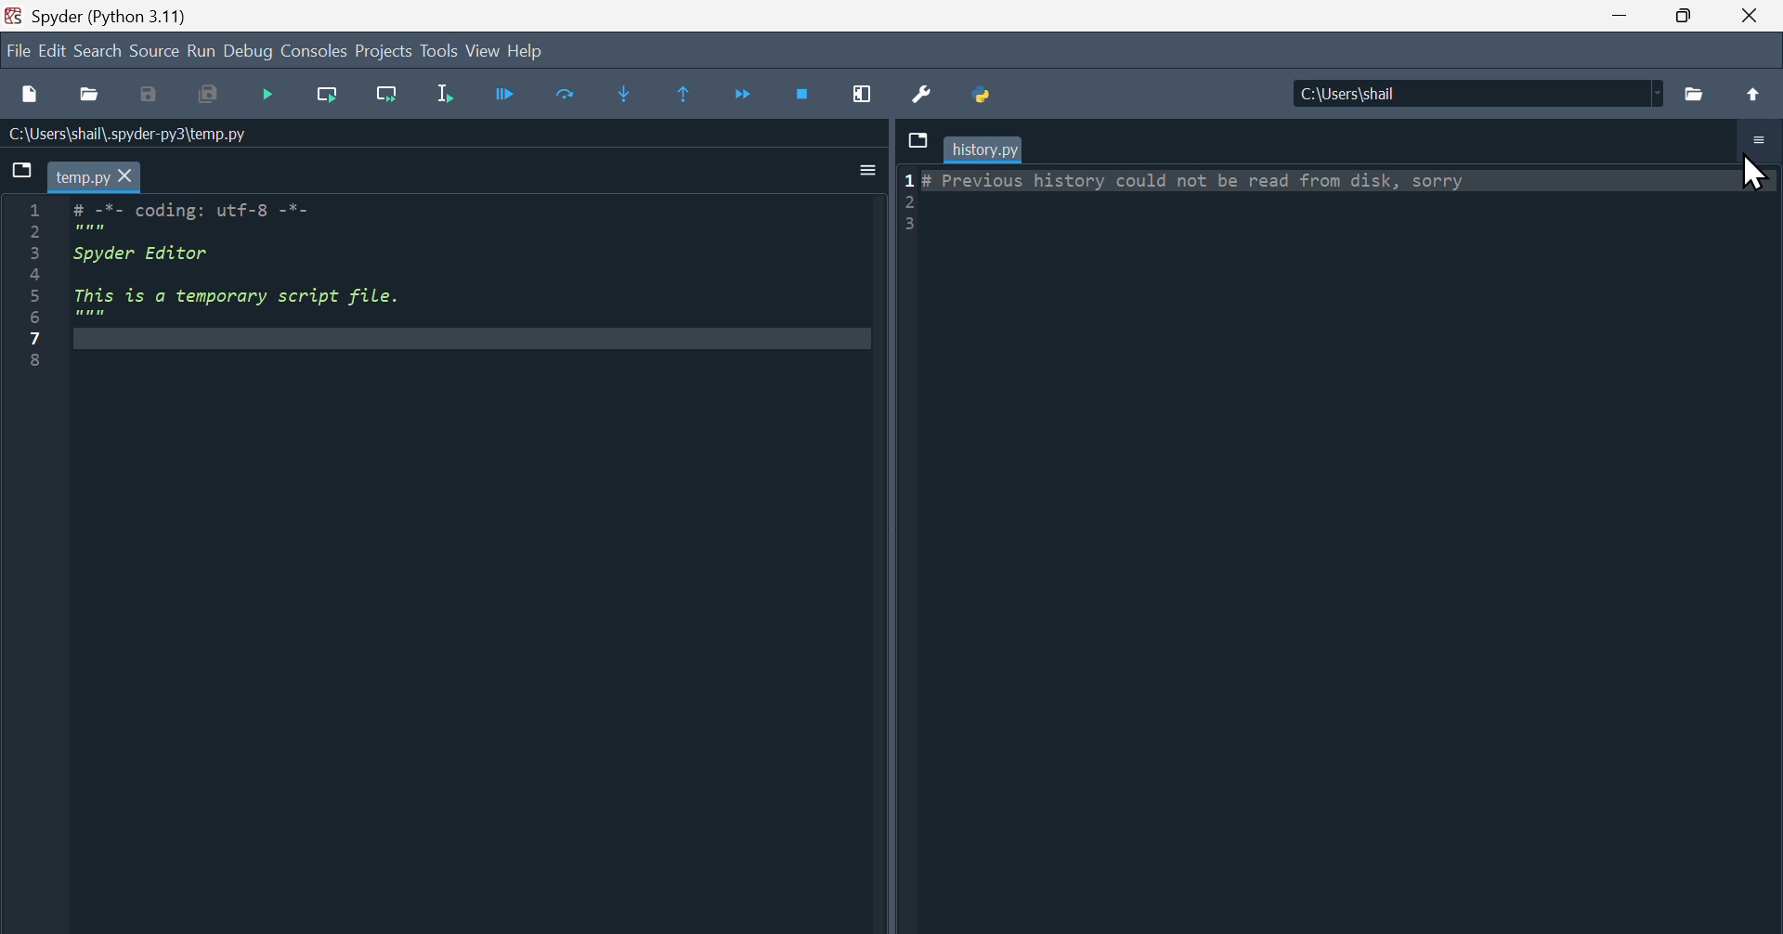 The height and width of the screenshot is (934, 1783). Describe the element at coordinates (910, 201) in the screenshot. I see `1 2 3 ` at that location.